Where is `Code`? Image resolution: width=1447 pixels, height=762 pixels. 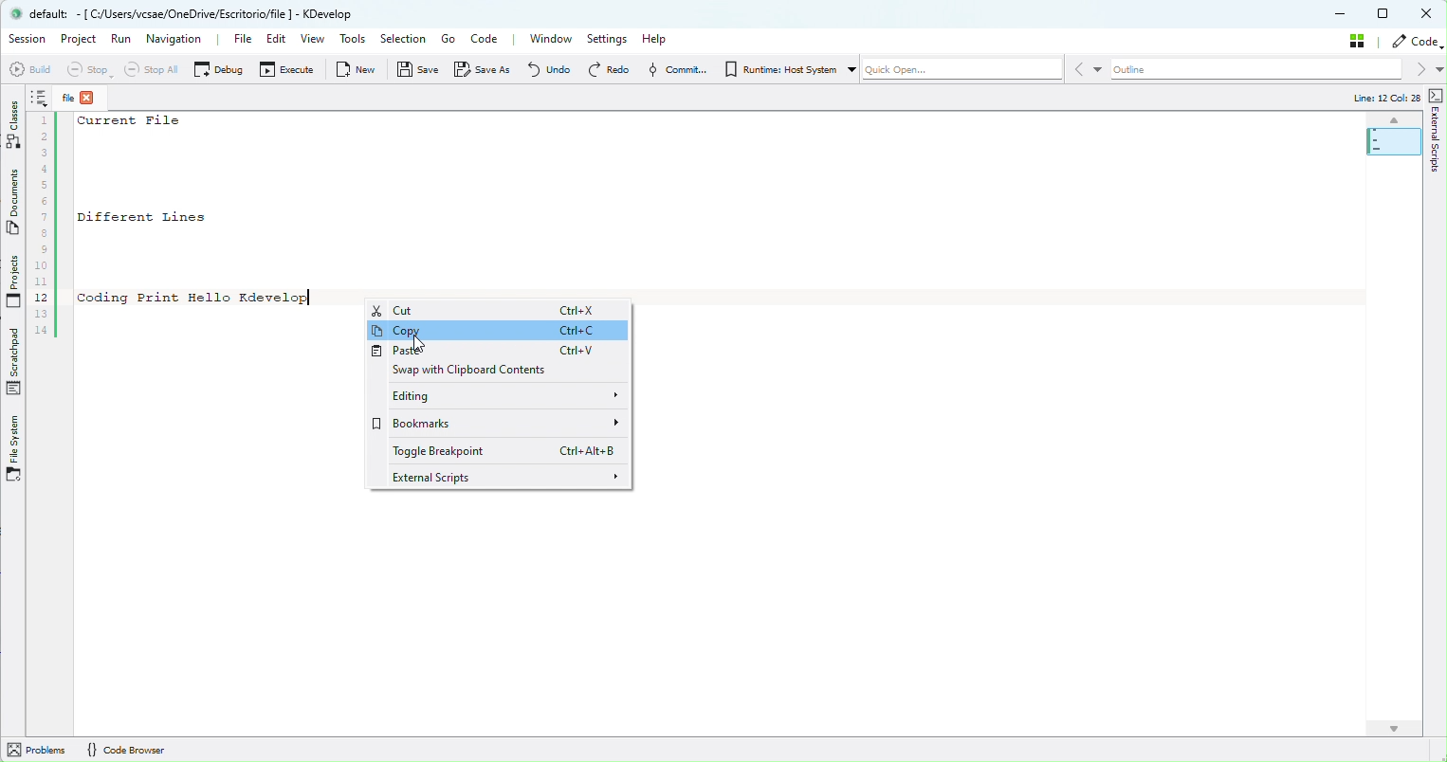
Code is located at coordinates (1417, 41).